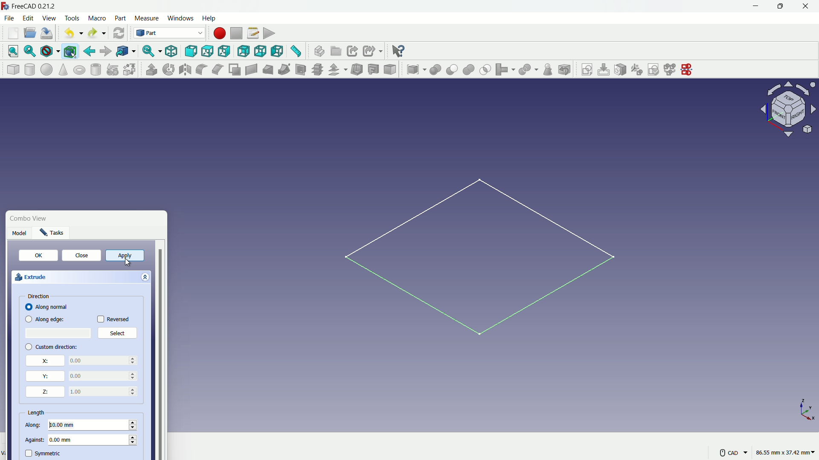  I want to click on chamfer, so click(218, 69).